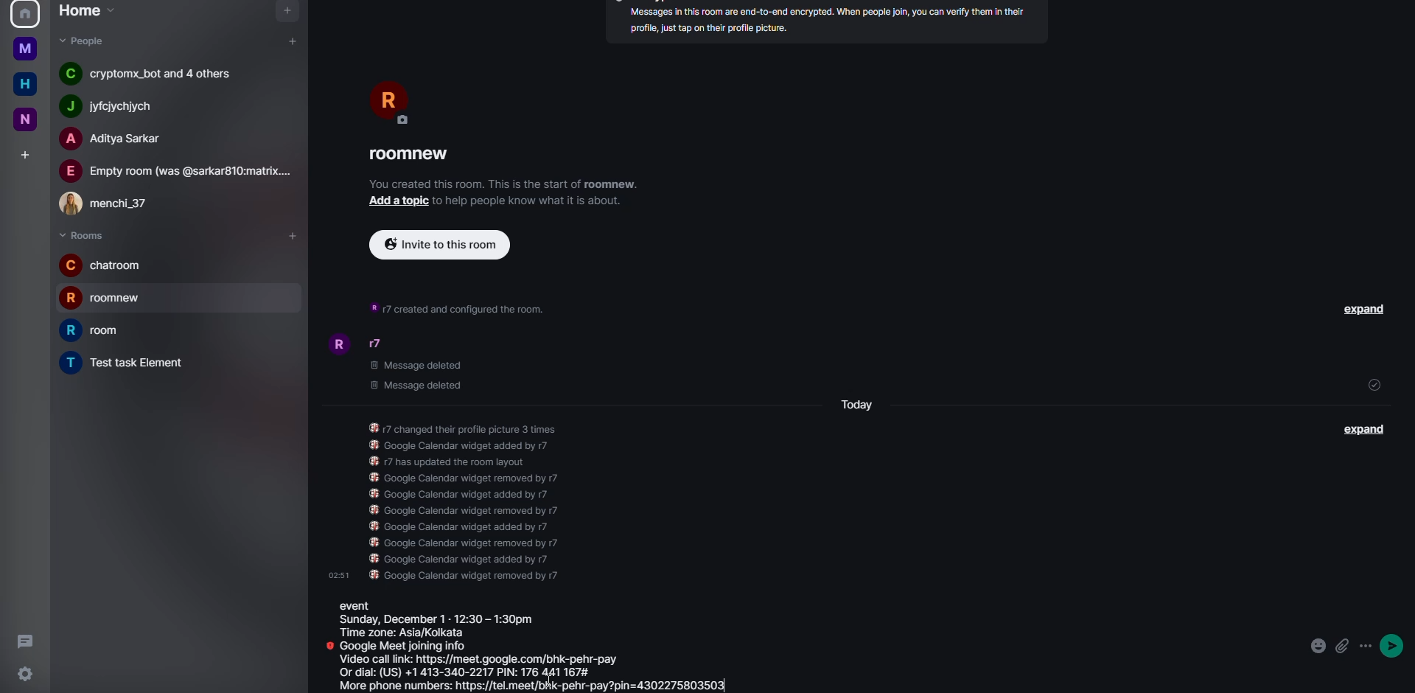 Image resolution: width=1415 pixels, height=693 pixels. Describe the element at coordinates (537, 646) in the screenshot. I see `event` at that location.